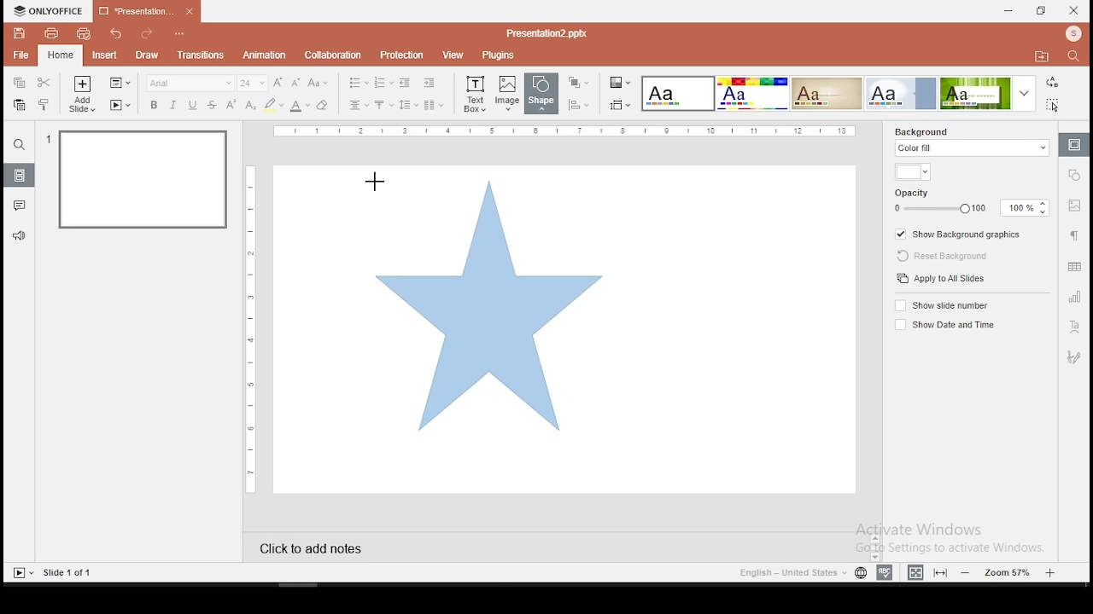 The image size is (1093, 614). What do you see at coordinates (280, 84) in the screenshot?
I see `increase font size` at bounding box center [280, 84].